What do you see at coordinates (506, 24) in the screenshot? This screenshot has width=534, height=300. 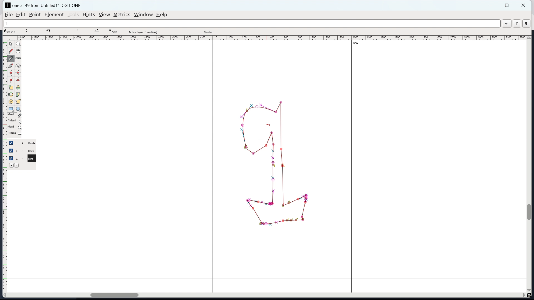 I see `expand` at bounding box center [506, 24].